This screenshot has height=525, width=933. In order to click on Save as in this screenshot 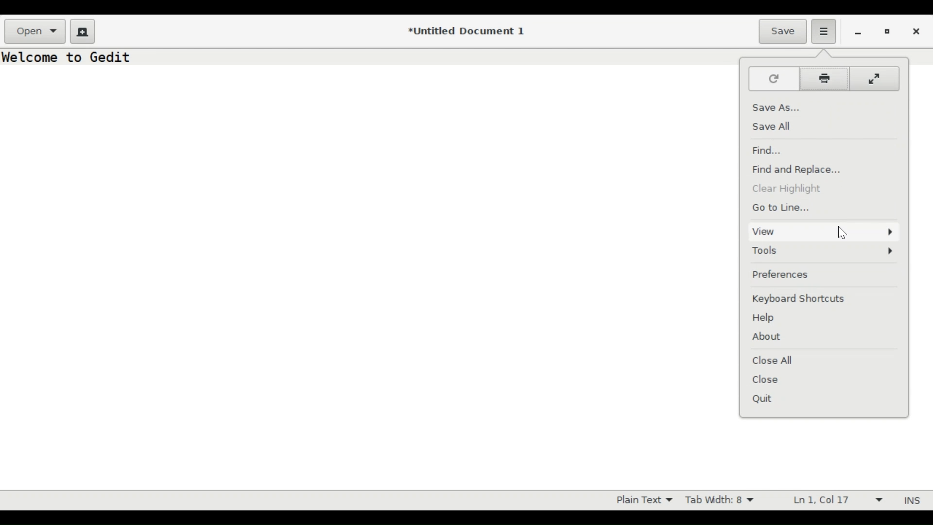, I will do `click(774, 106)`.